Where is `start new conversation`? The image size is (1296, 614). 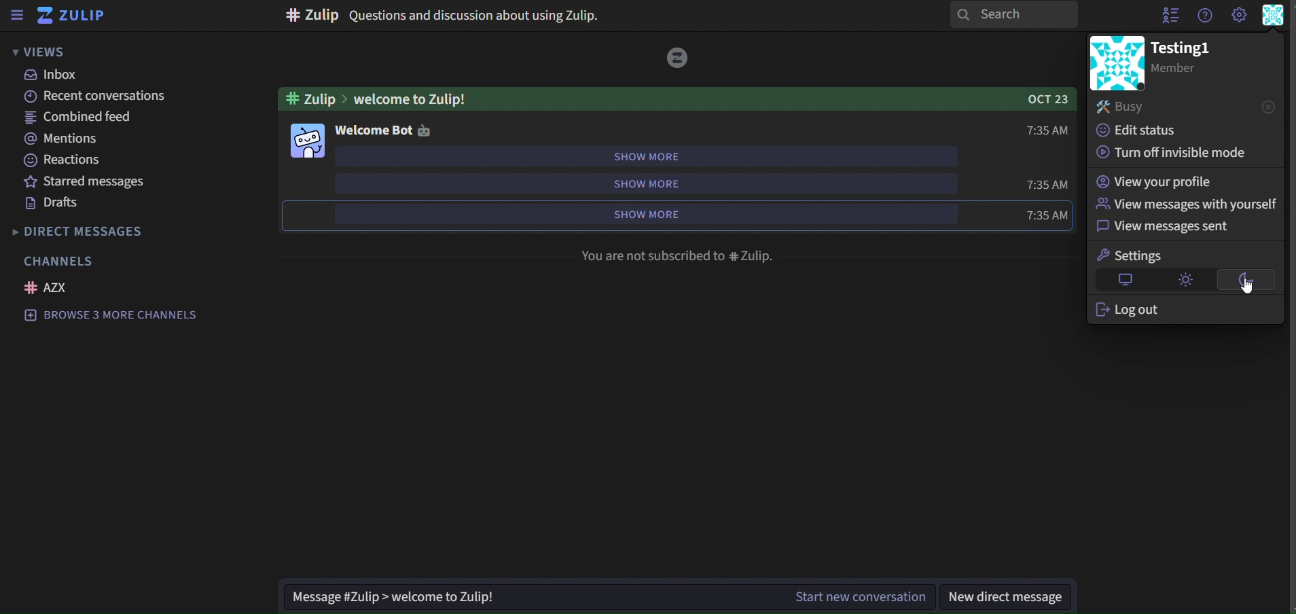
start new conversation is located at coordinates (861, 595).